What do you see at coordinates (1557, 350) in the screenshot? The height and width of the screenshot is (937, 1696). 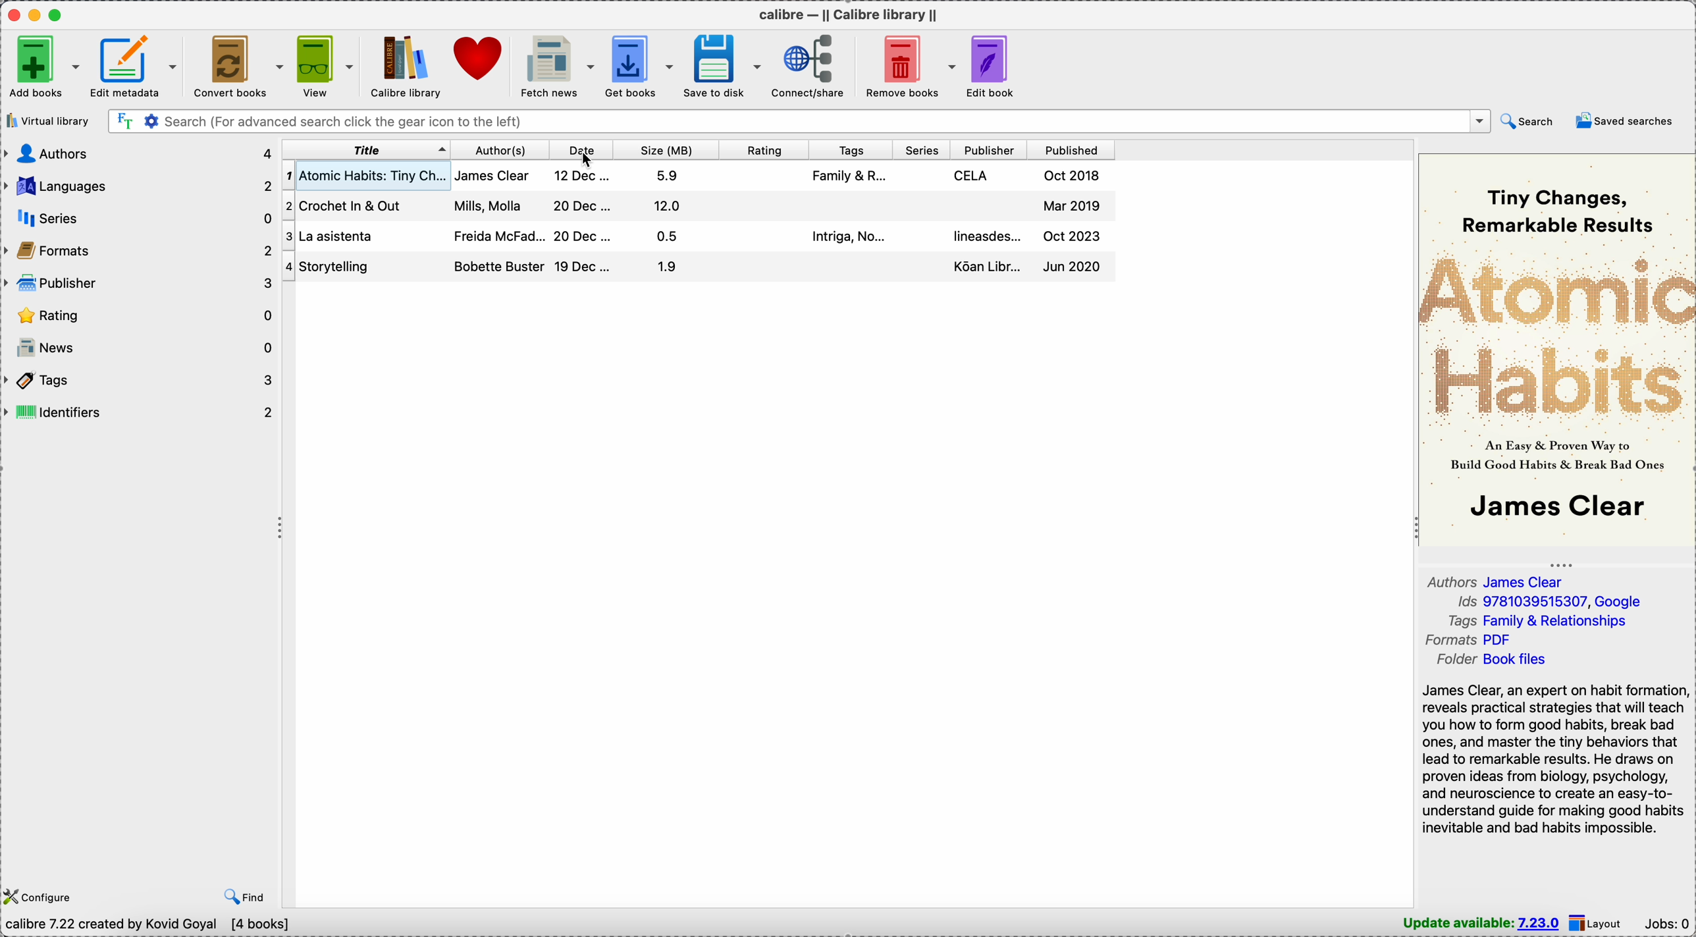 I see `book cover preview` at bounding box center [1557, 350].